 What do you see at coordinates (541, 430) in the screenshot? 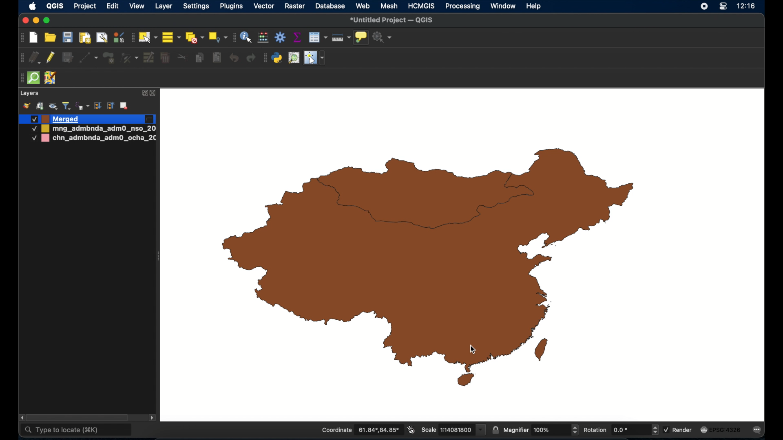
I see `magnifier` at bounding box center [541, 430].